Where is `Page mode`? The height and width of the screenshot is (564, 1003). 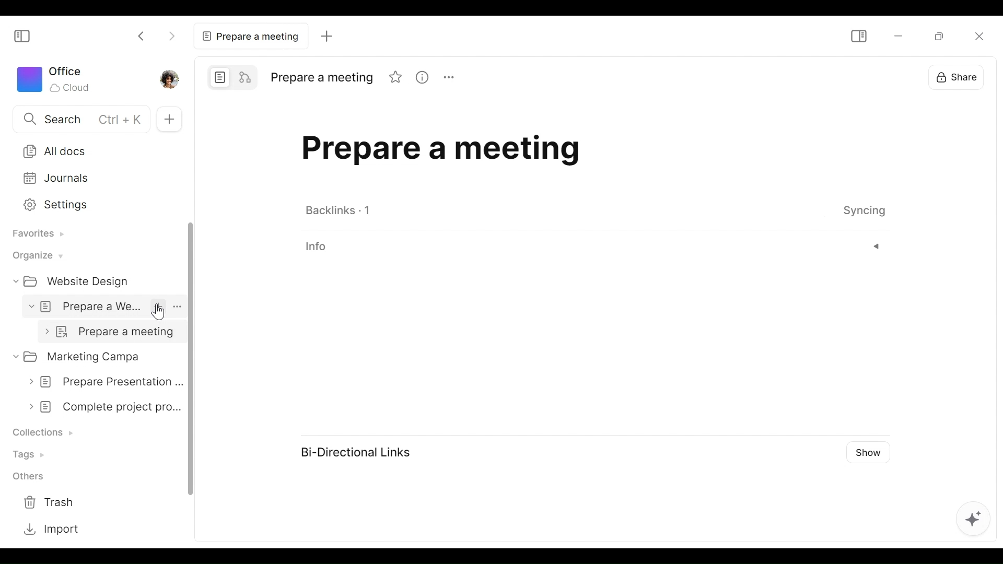
Page mode is located at coordinates (218, 77).